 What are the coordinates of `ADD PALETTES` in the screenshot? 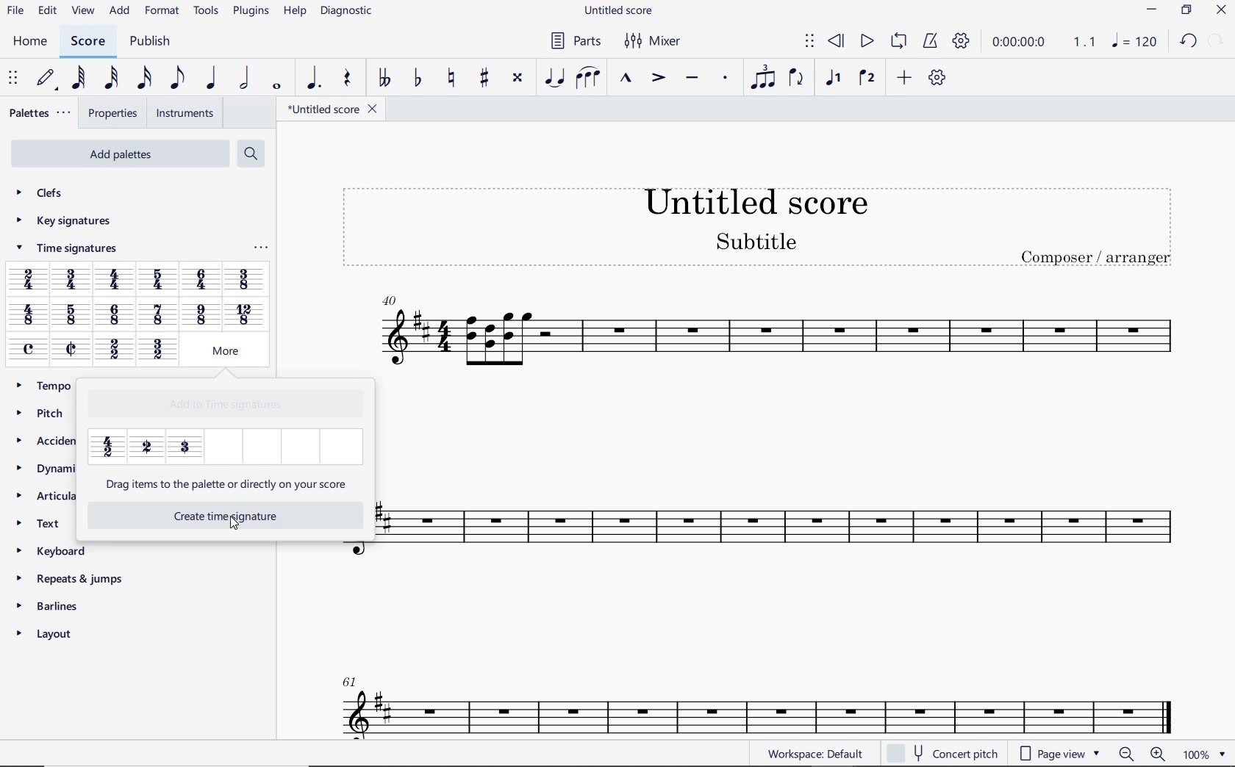 It's located at (119, 154).